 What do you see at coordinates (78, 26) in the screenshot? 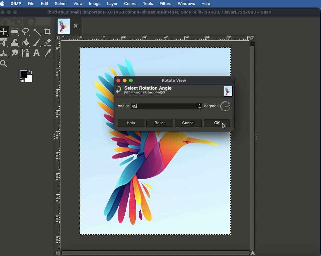
I see `close current tab` at bounding box center [78, 26].